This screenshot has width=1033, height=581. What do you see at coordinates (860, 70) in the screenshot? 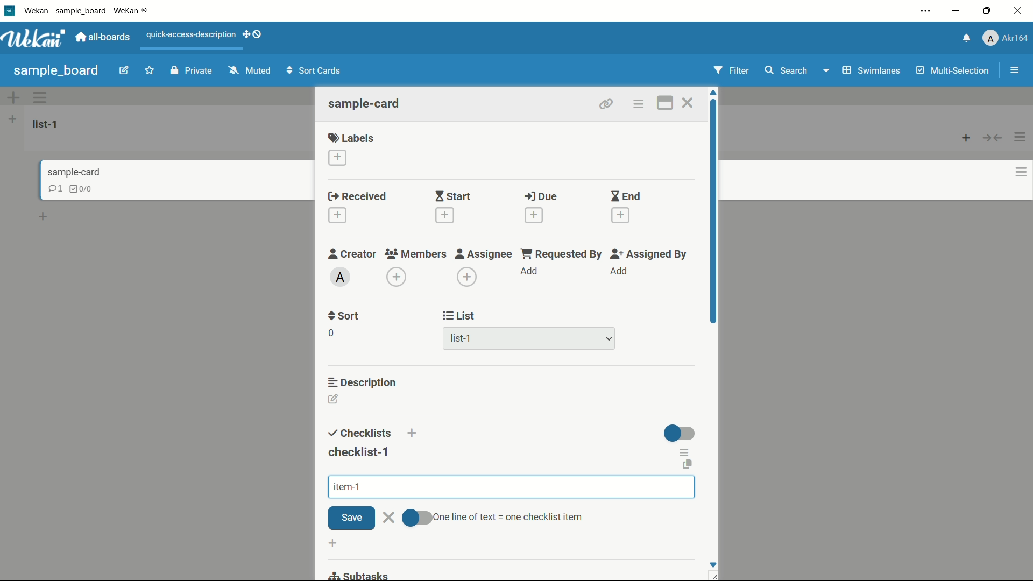
I see ` Swimlanes` at bounding box center [860, 70].